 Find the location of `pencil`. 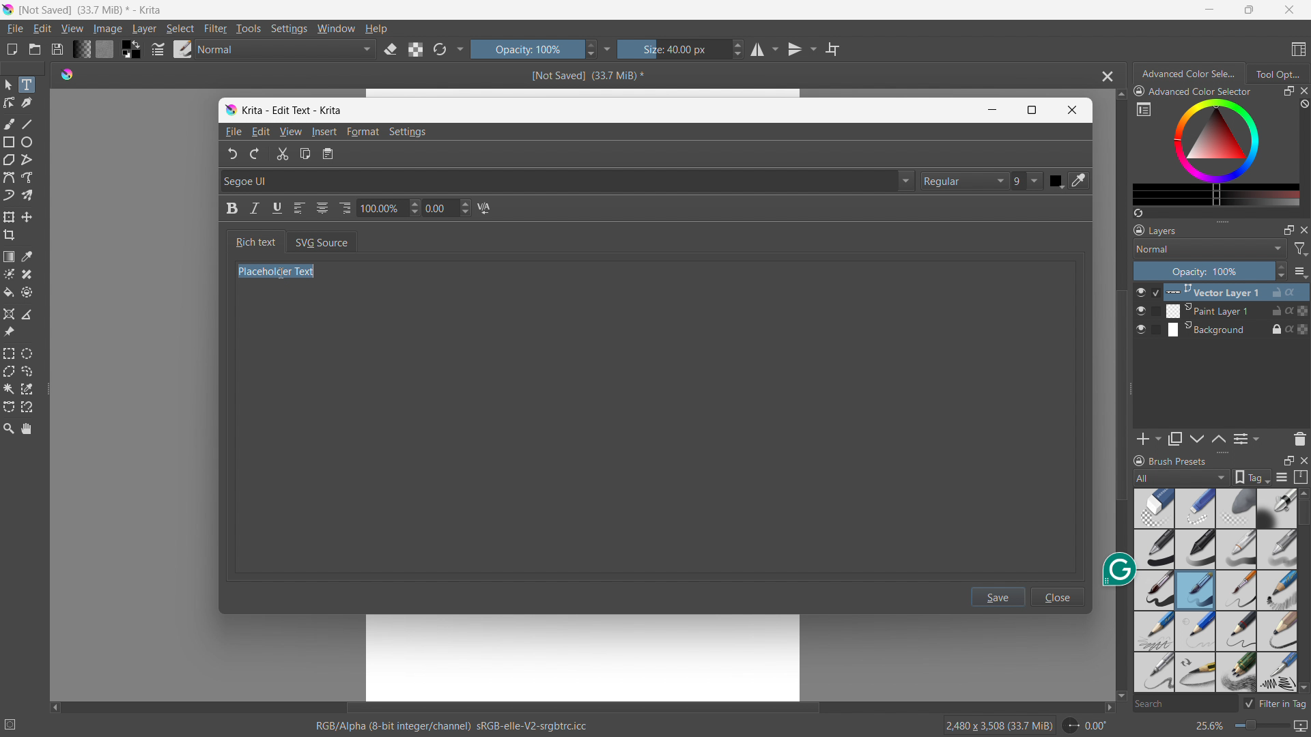

pencil is located at coordinates (1151, 672).